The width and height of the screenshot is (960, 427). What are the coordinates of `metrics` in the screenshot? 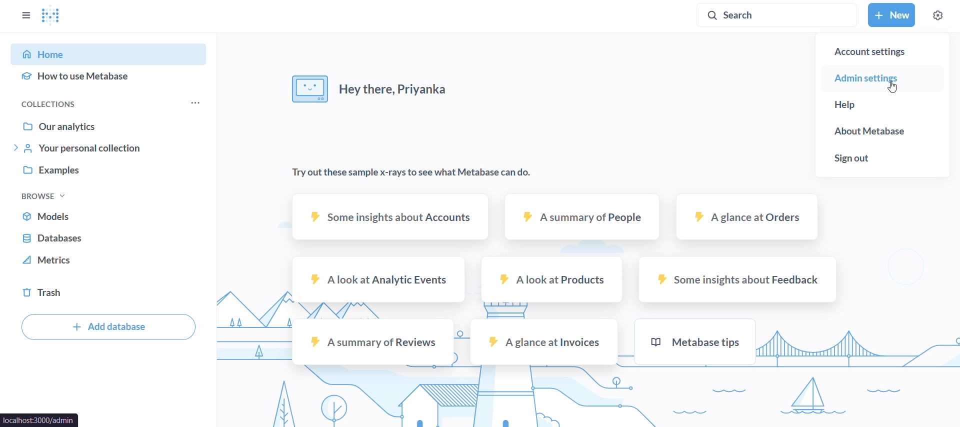 It's located at (110, 263).